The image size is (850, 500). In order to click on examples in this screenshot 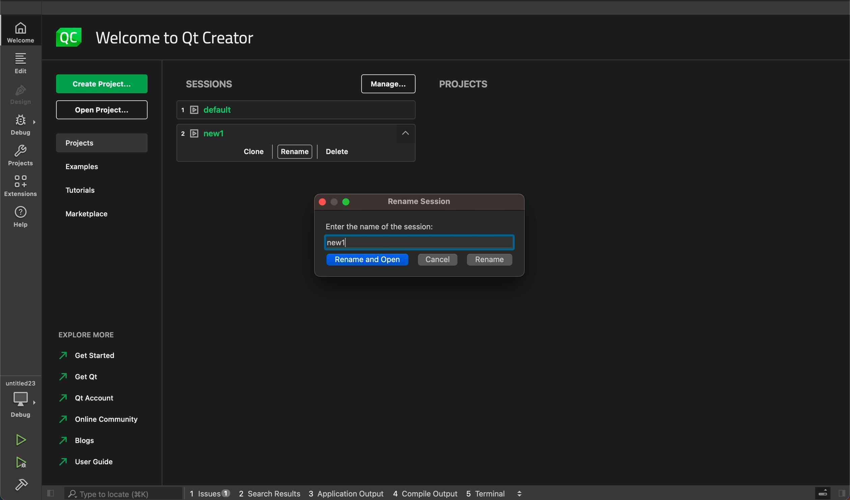, I will do `click(88, 167)`.